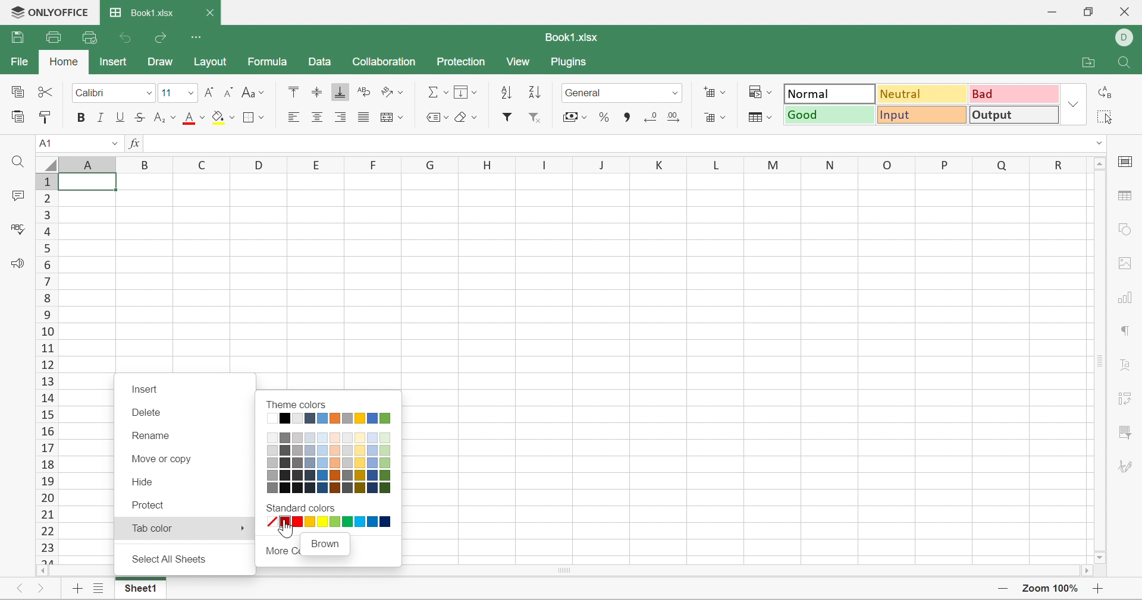  I want to click on Comments, so click(15, 195).